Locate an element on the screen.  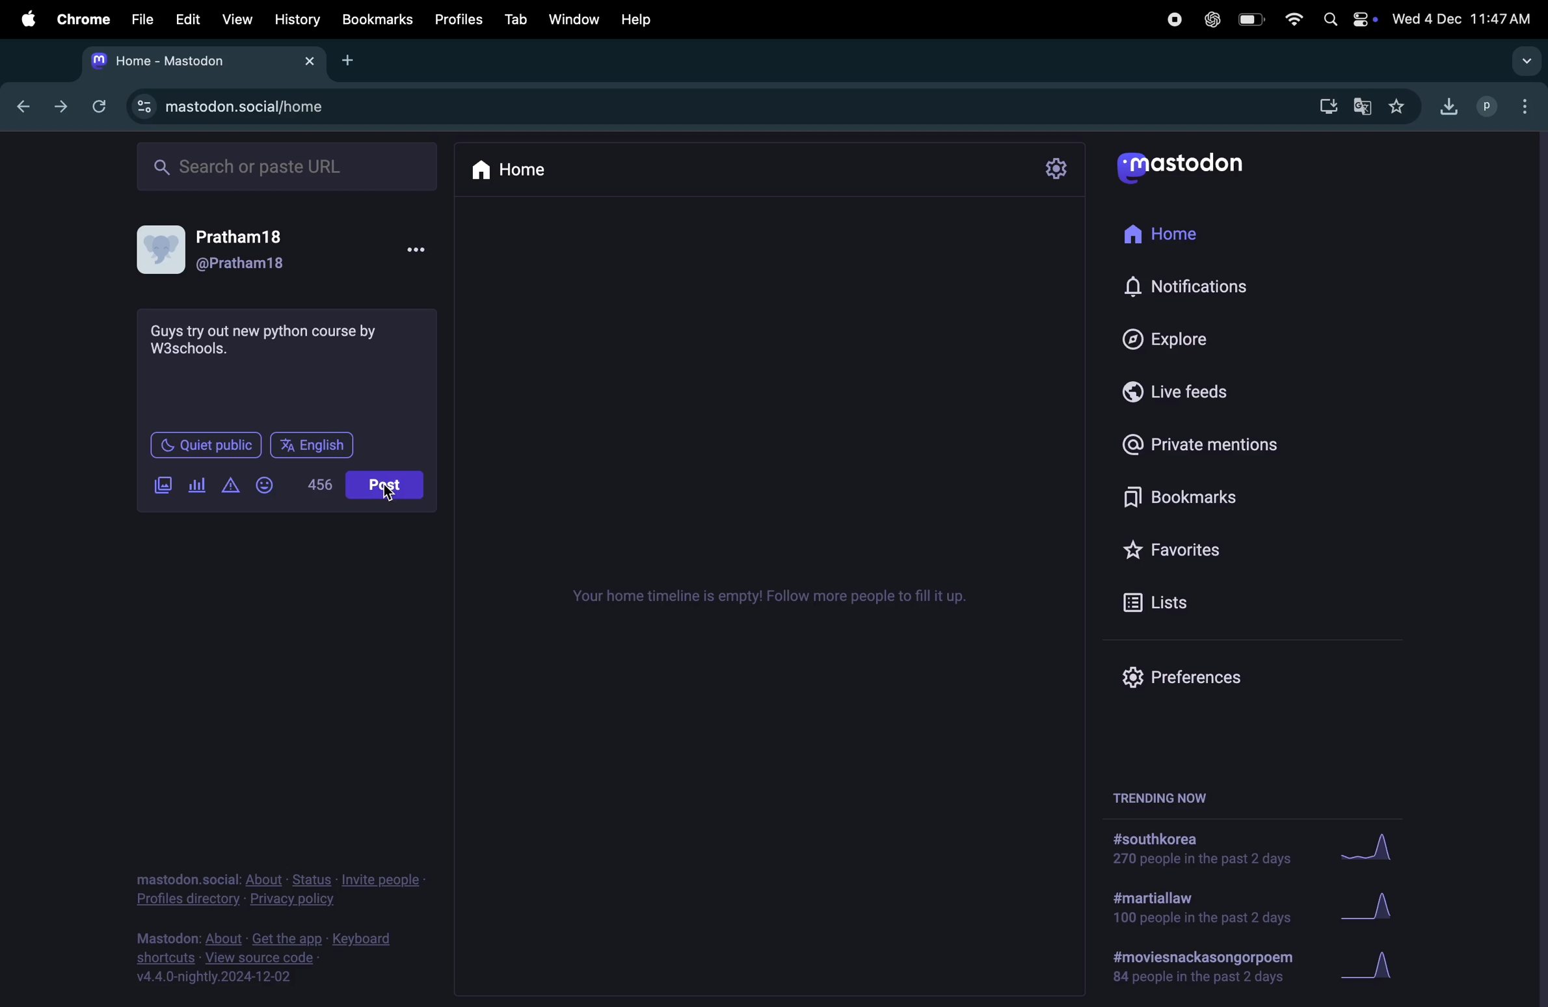
quiet public is located at coordinates (204, 445).